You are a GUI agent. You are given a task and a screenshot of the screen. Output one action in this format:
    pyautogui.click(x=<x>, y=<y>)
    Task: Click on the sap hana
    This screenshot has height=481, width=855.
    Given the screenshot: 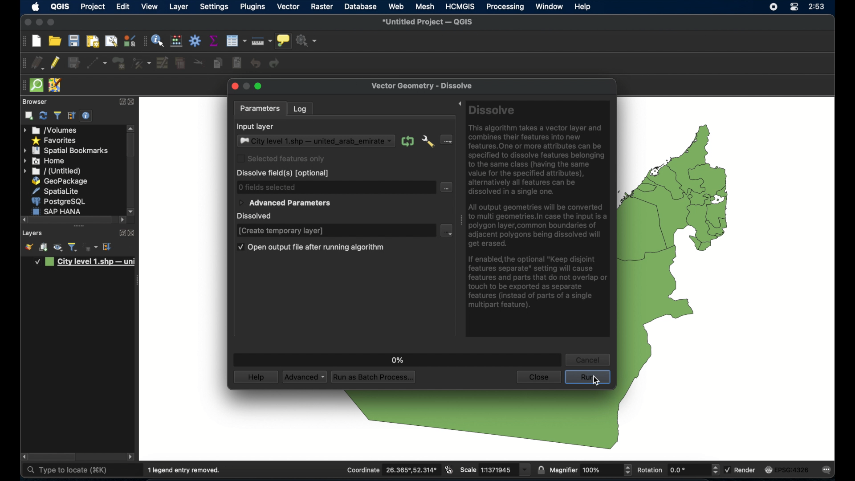 What is the action you would take?
    pyautogui.click(x=59, y=211)
    